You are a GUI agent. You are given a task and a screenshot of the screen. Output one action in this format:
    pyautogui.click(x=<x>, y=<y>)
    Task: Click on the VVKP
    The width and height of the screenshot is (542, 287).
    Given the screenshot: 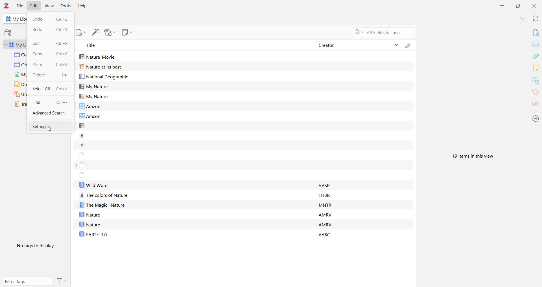 What is the action you would take?
    pyautogui.click(x=326, y=186)
    